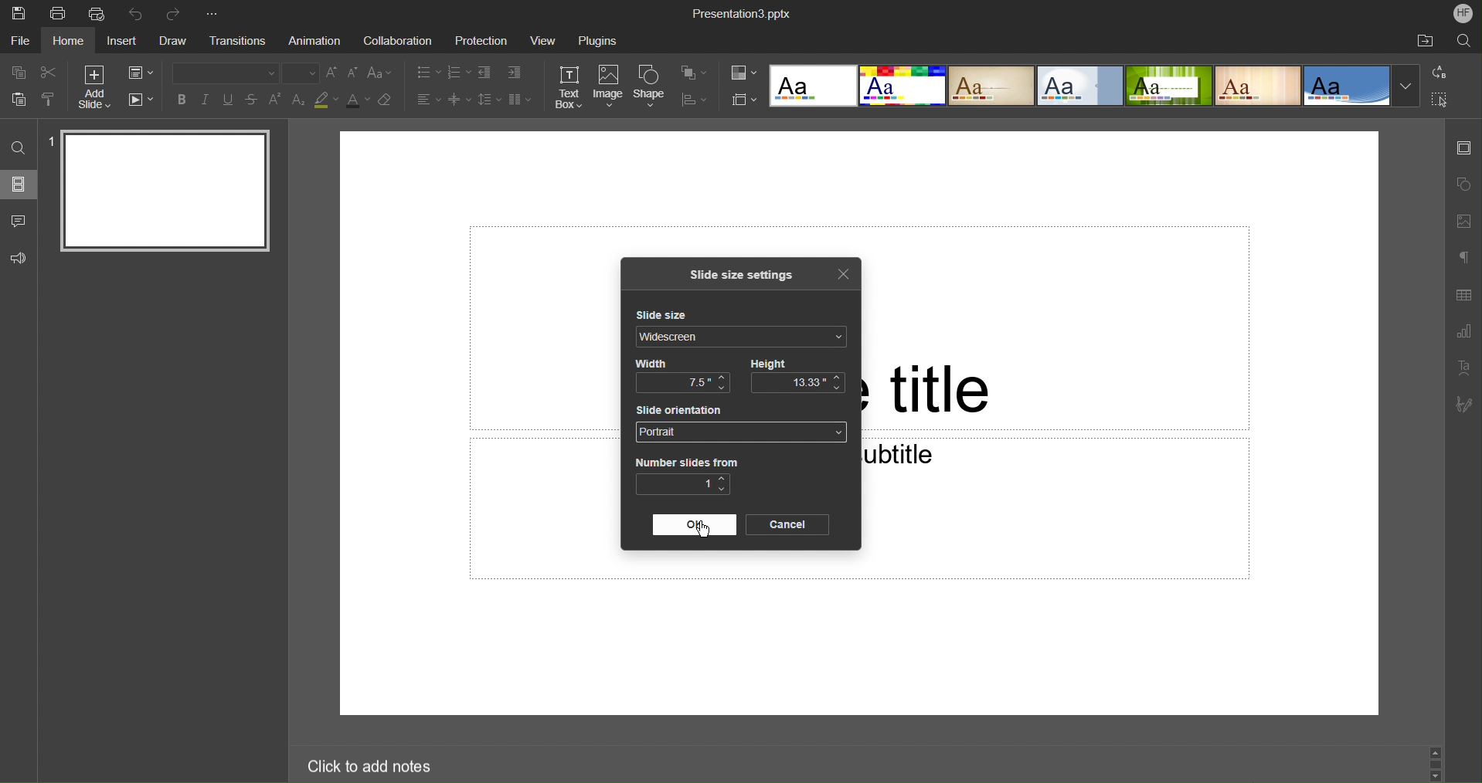  I want to click on Arrange, so click(693, 73).